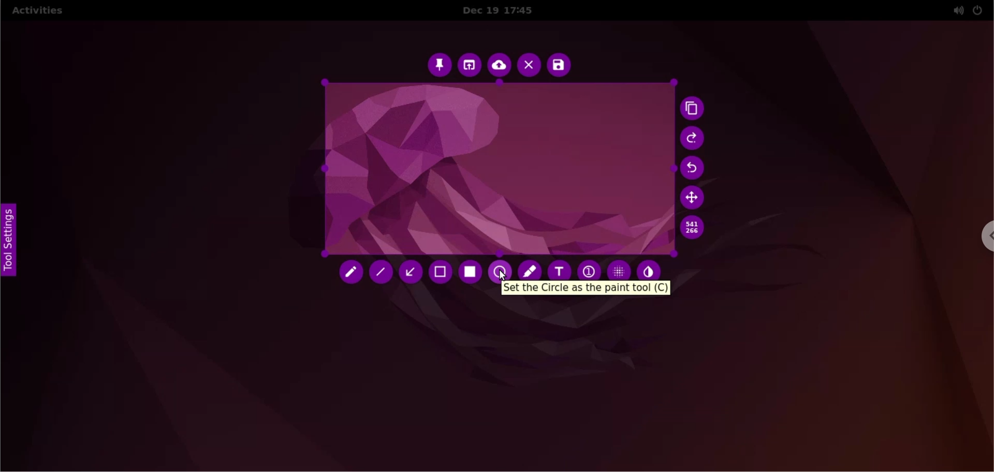  Describe the element at coordinates (530, 269) in the screenshot. I see `marker tool` at that location.